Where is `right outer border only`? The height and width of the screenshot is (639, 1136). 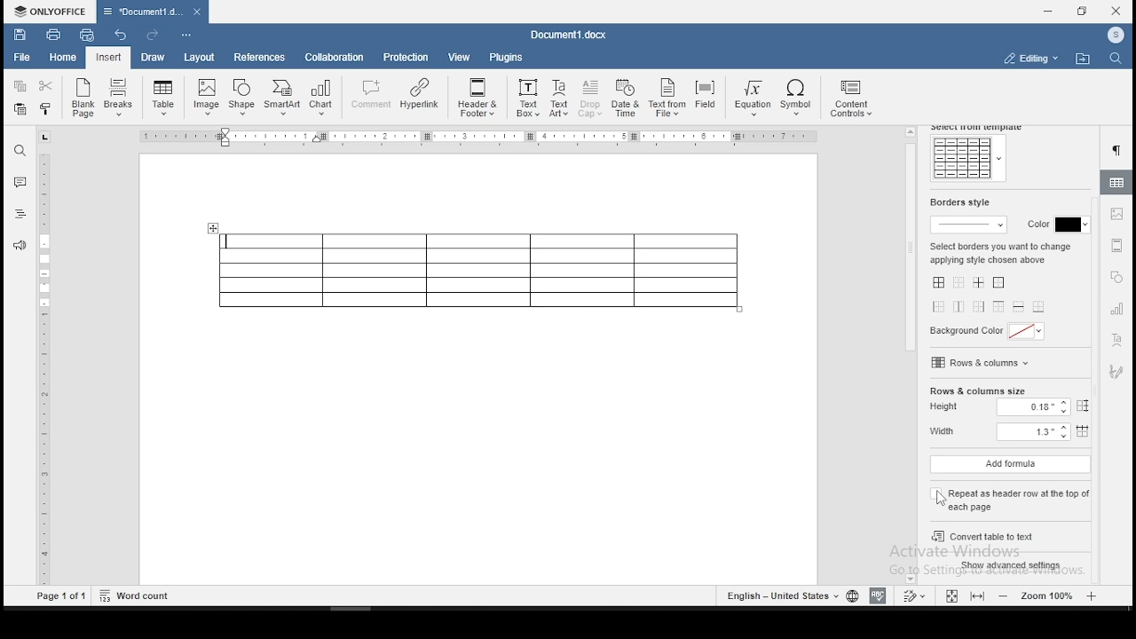 right outer border only is located at coordinates (977, 306).